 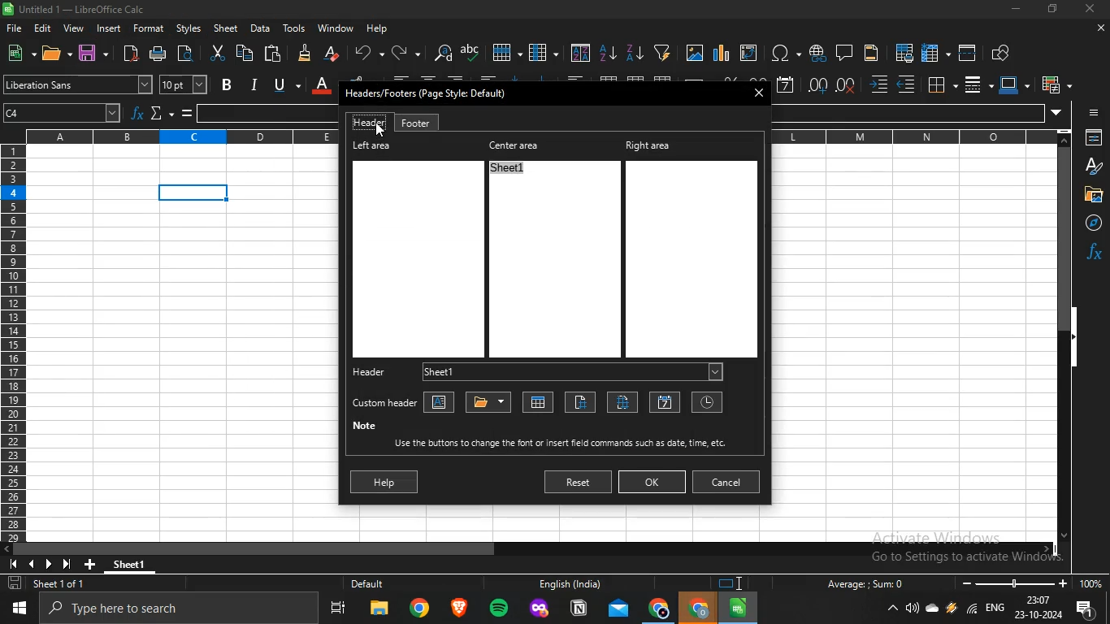 What do you see at coordinates (904, 52) in the screenshot?
I see `define print area` at bounding box center [904, 52].